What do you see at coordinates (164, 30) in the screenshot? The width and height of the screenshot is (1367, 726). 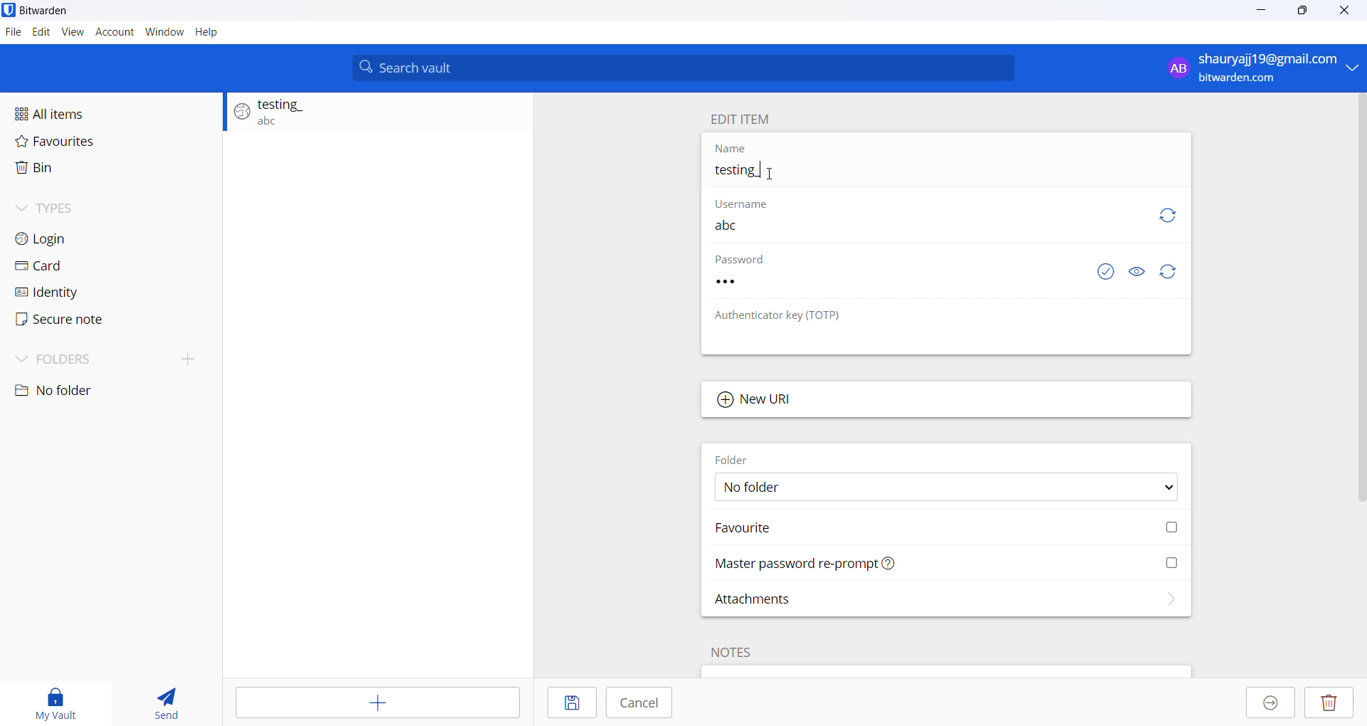 I see `Window` at bounding box center [164, 30].